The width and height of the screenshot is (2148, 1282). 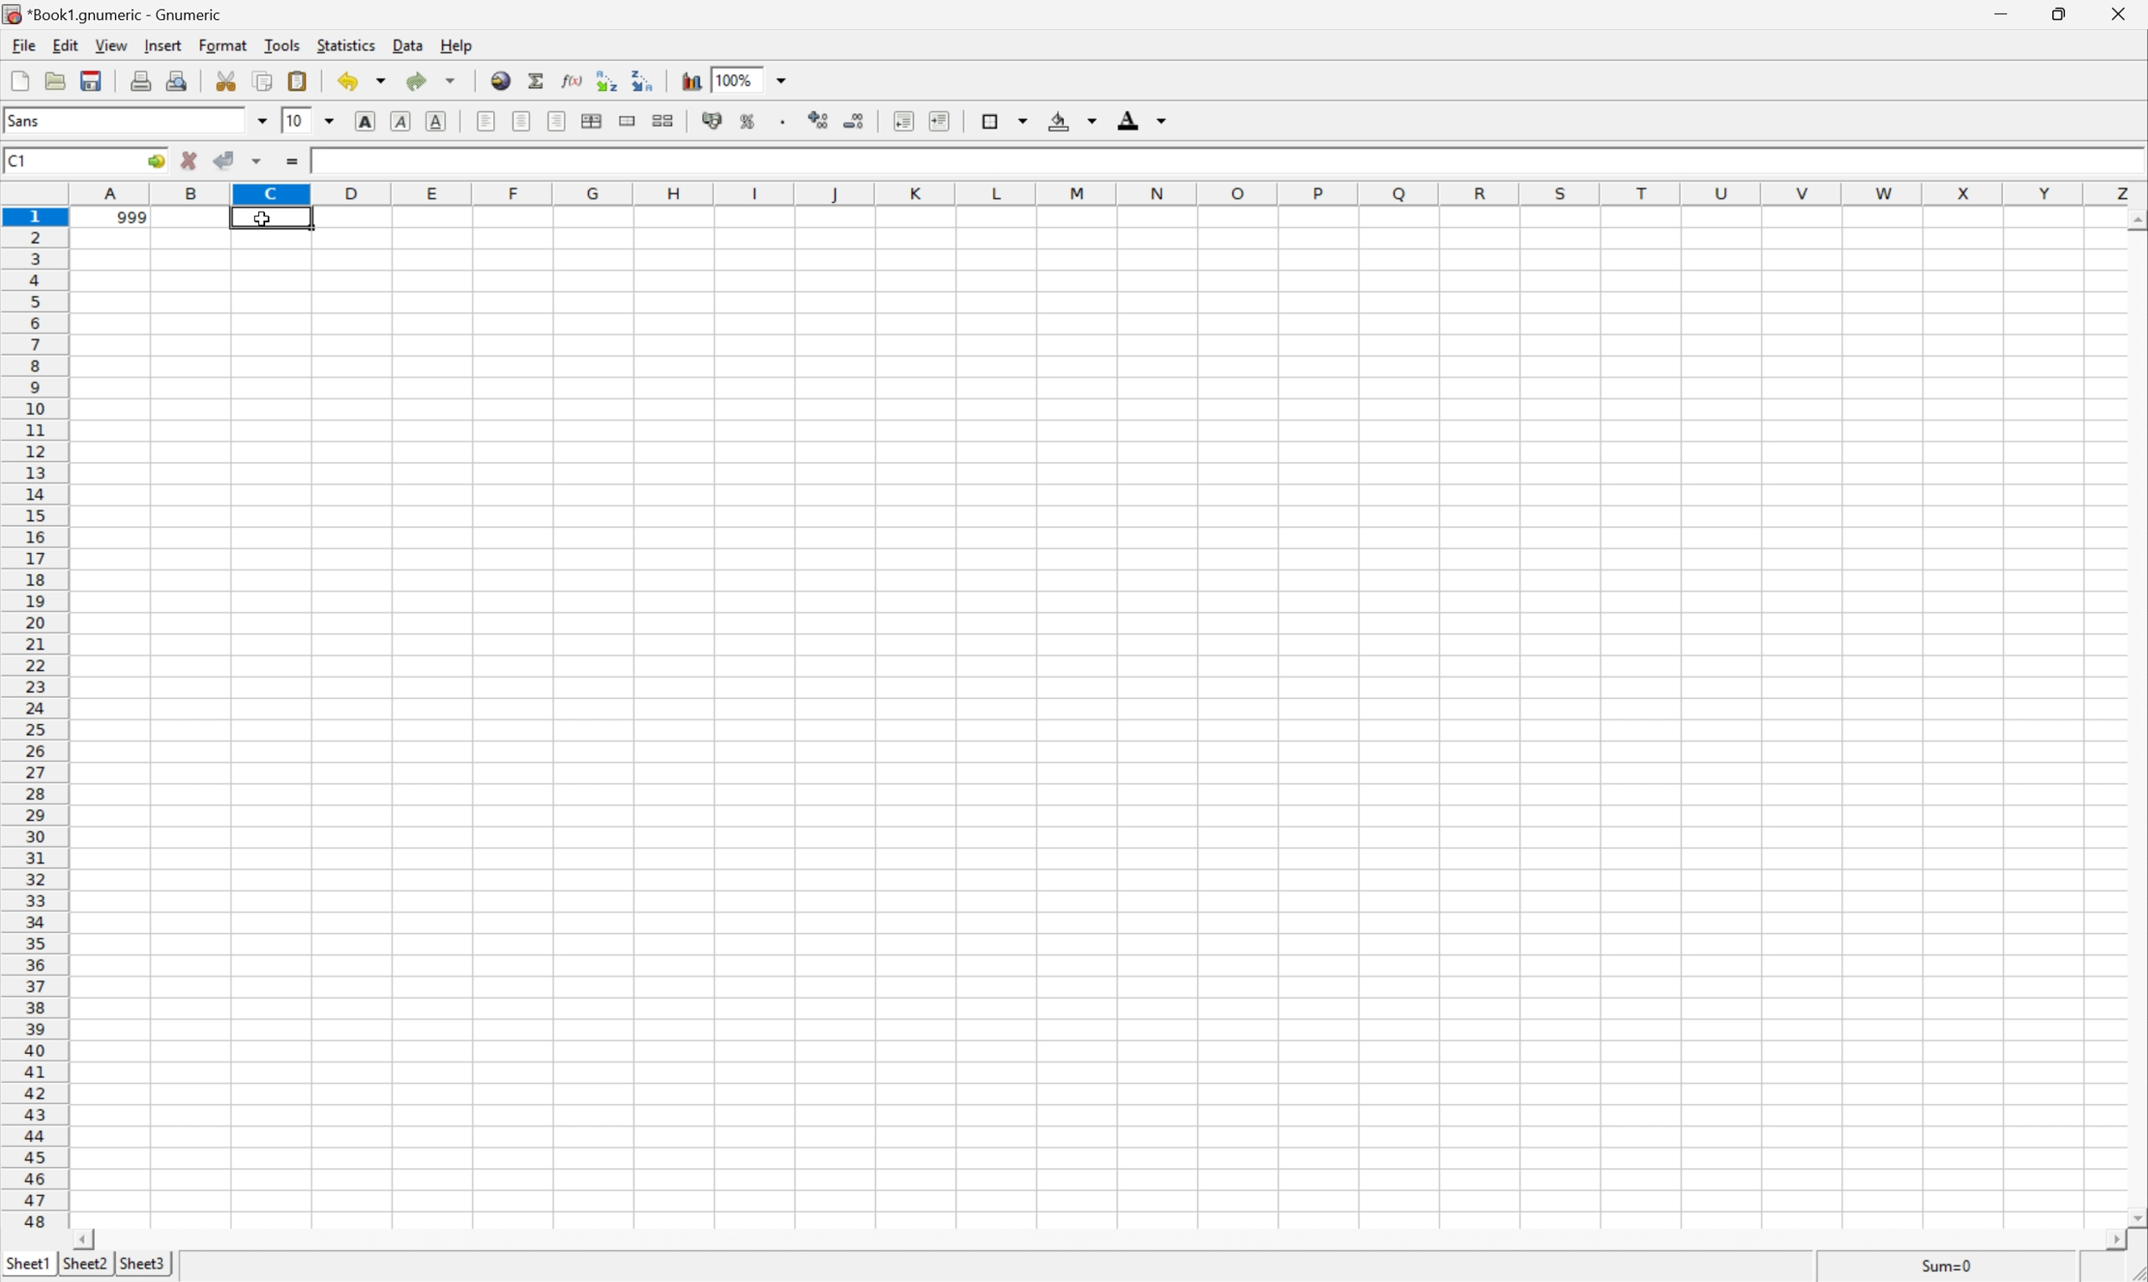 What do you see at coordinates (68, 157) in the screenshot?
I see `Cell name C1` at bounding box center [68, 157].